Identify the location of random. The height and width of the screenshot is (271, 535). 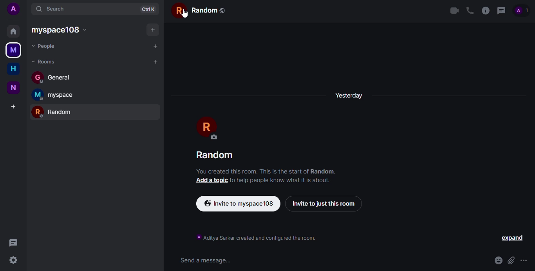
(200, 10).